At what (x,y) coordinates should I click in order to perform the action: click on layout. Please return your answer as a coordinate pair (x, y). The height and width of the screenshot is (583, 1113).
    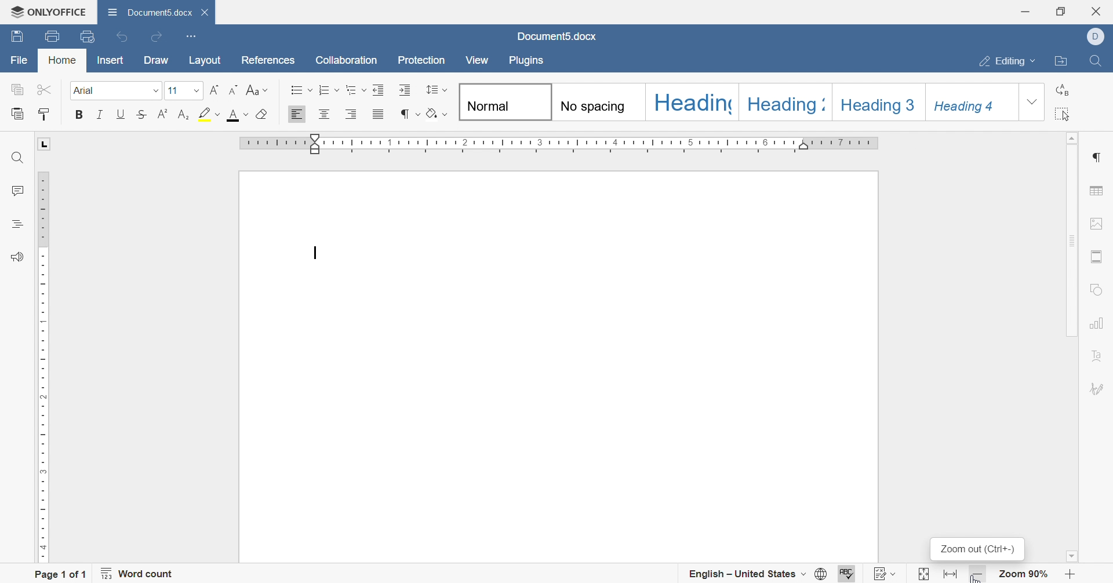
    Looking at the image, I should click on (205, 60).